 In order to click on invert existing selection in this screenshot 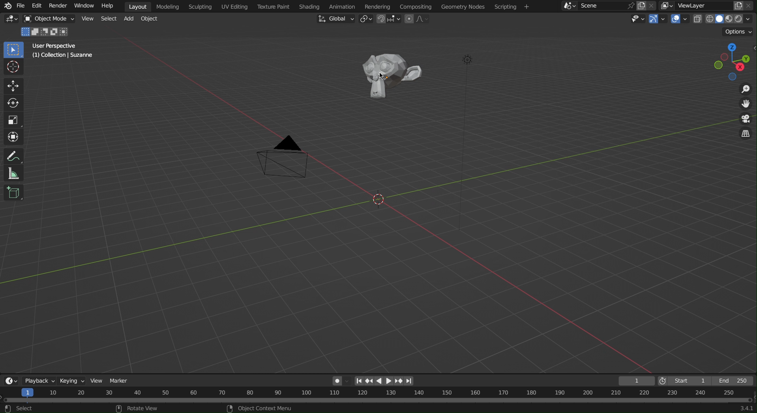, I will do `click(55, 32)`.